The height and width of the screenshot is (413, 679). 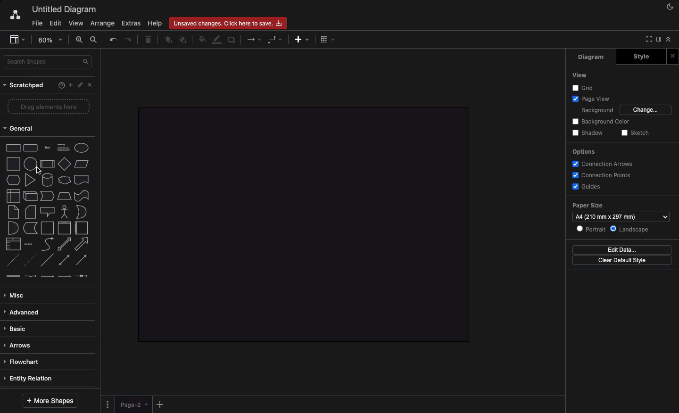 What do you see at coordinates (602, 121) in the screenshot?
I see `Background color` at bounding box center [602, 121].